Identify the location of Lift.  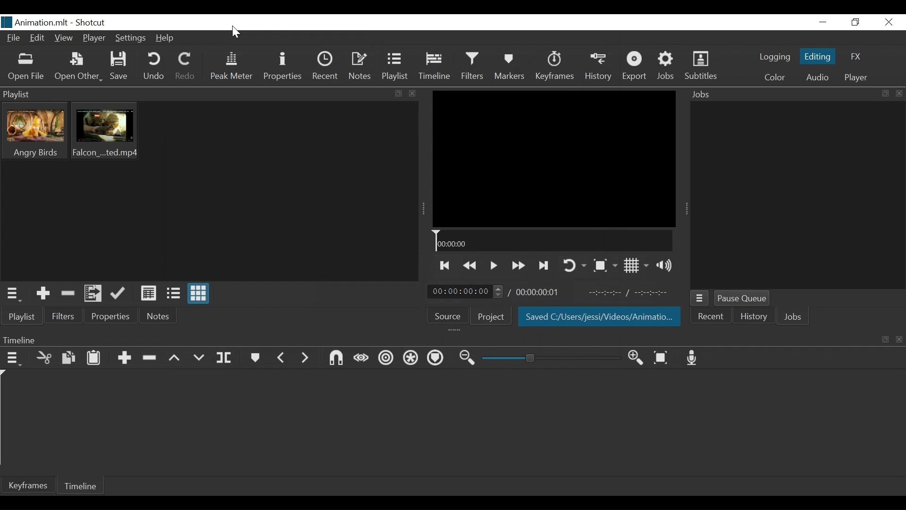
(176, 359).